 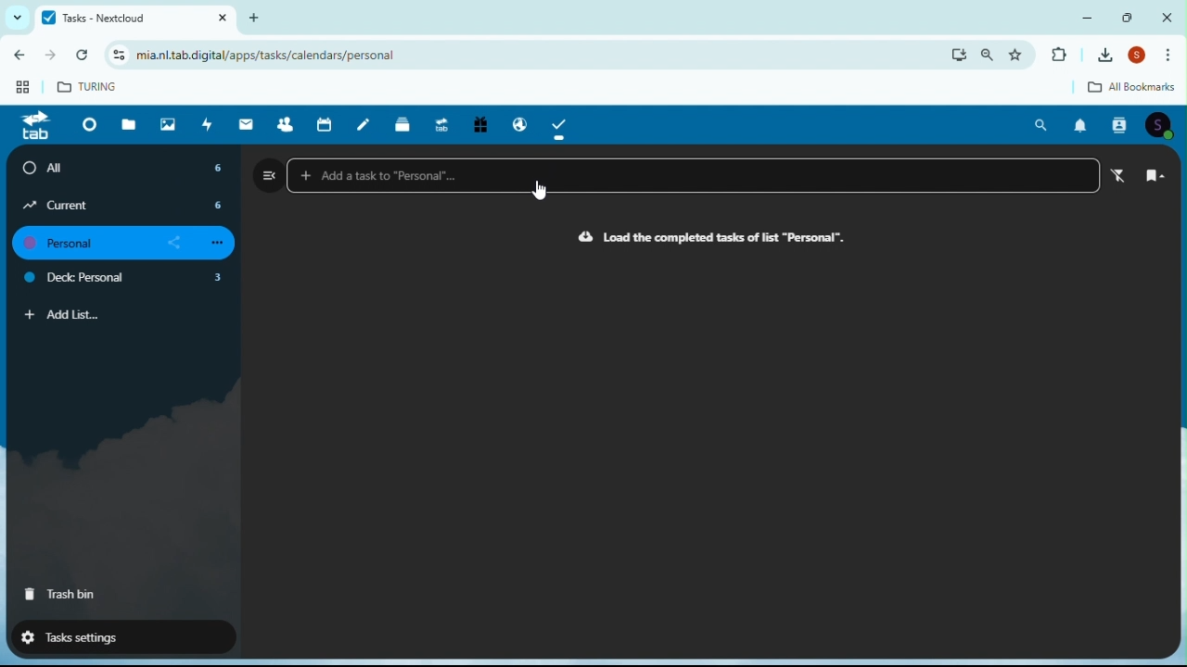 I want to click on favorites, so click(x=1021, y=54).